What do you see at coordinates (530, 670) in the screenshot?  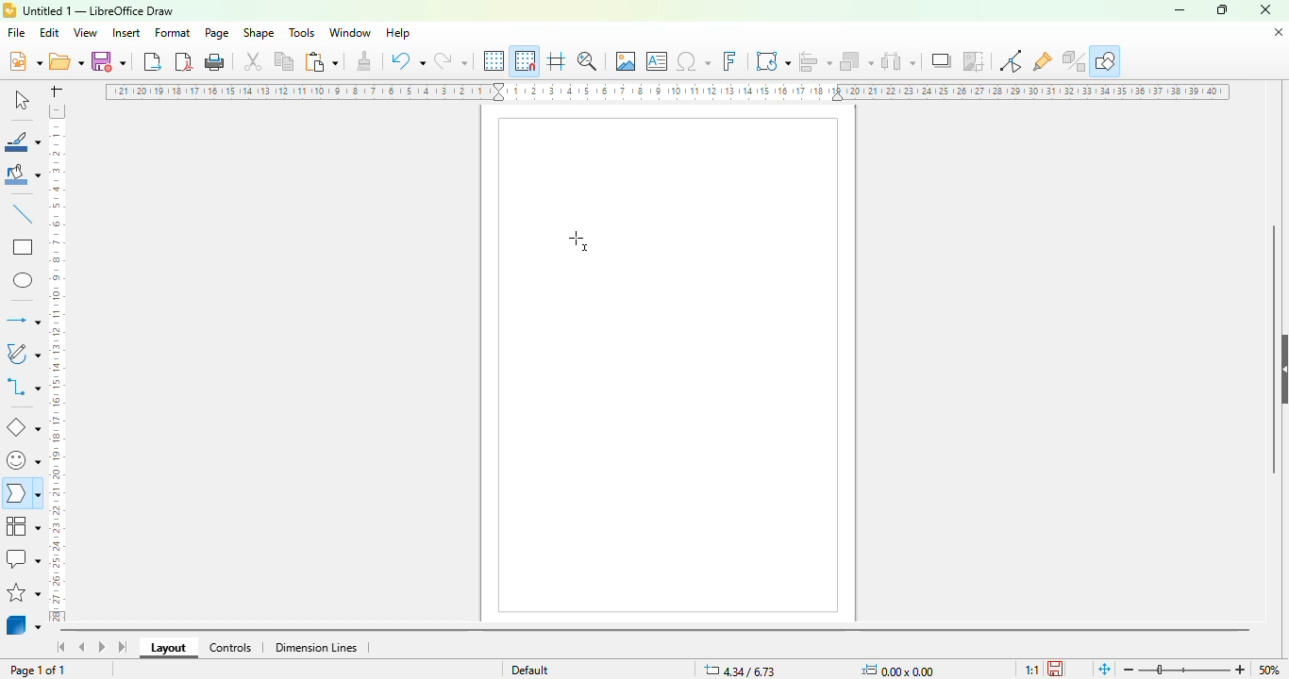 I see `default` at bounding box center [530, 670].